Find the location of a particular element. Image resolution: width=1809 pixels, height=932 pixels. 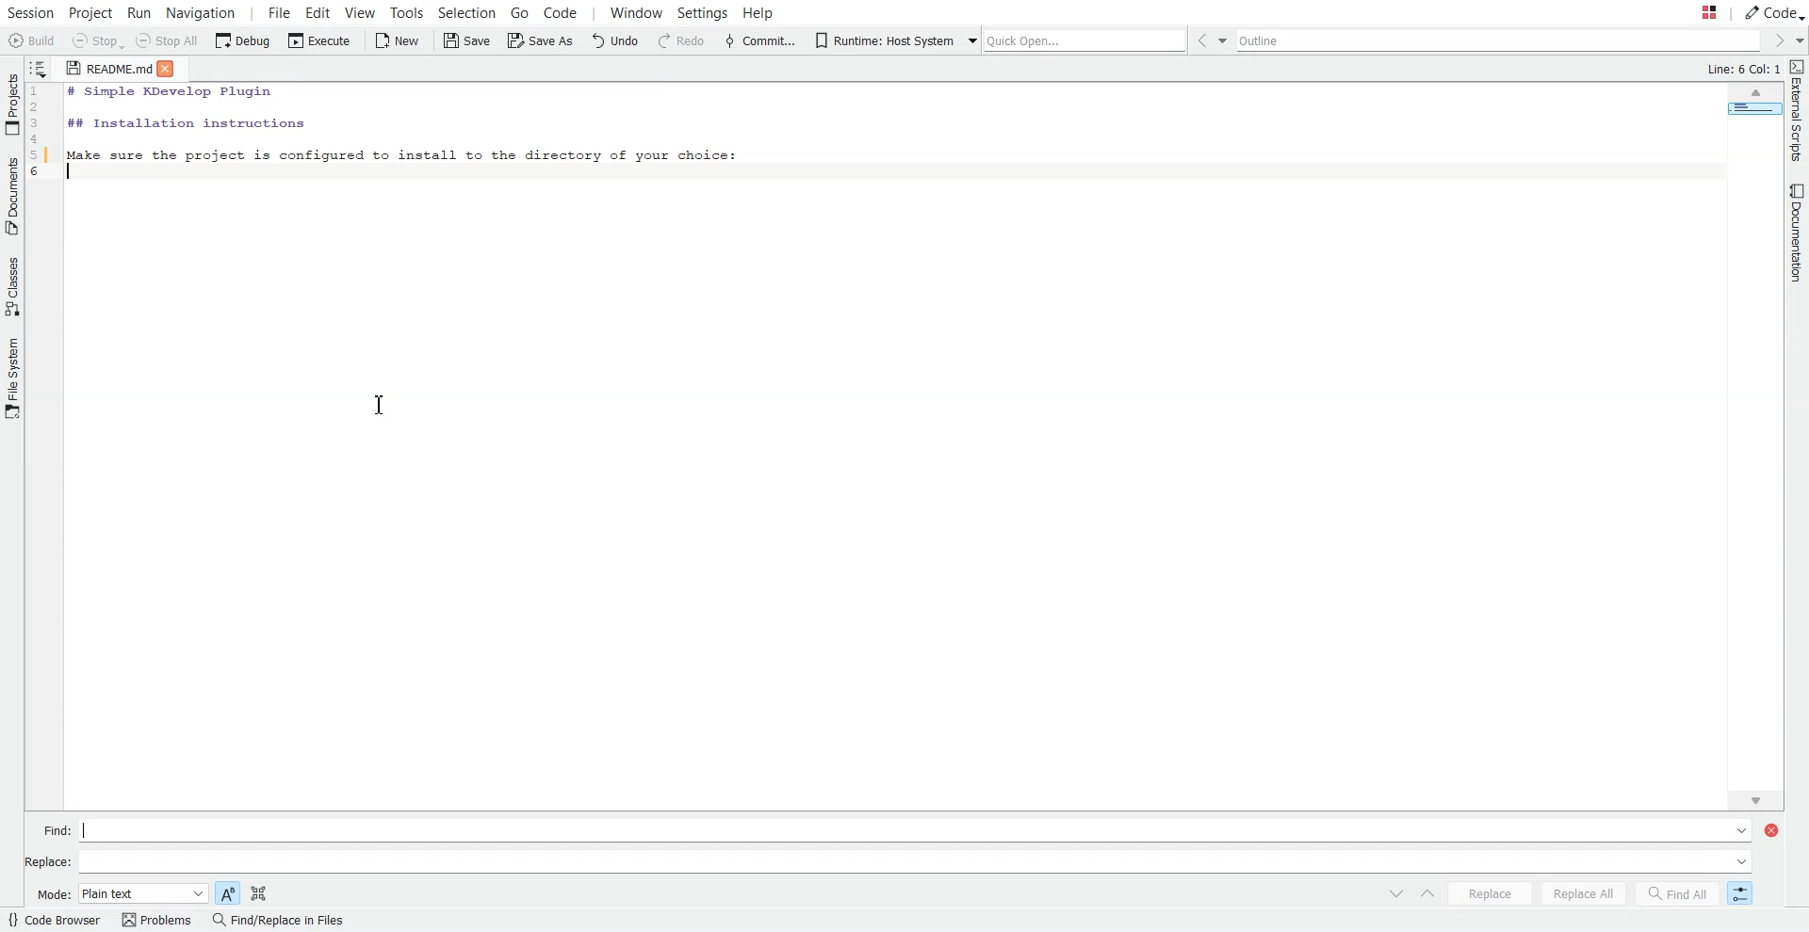

Close Window is located at coordinates (1777, 828).